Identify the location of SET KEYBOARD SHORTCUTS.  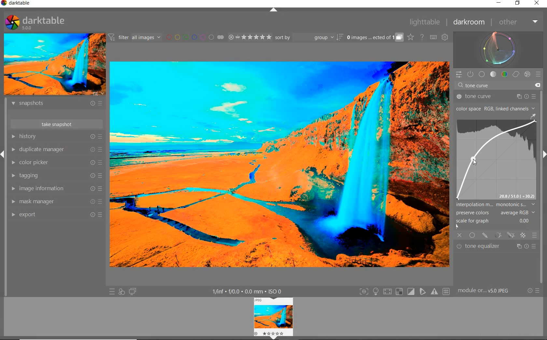
(434, 37).